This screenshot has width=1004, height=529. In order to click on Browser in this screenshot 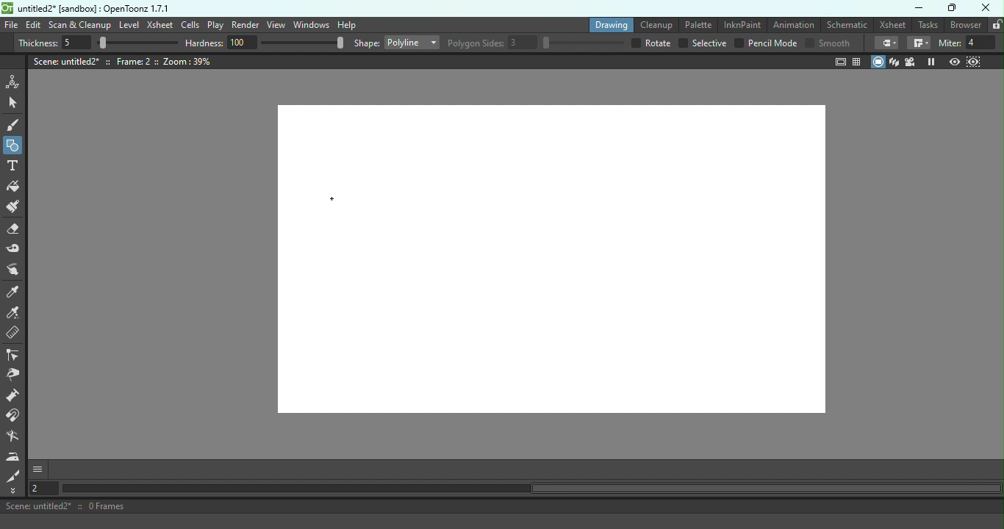, I will do `click(967, 25)`.